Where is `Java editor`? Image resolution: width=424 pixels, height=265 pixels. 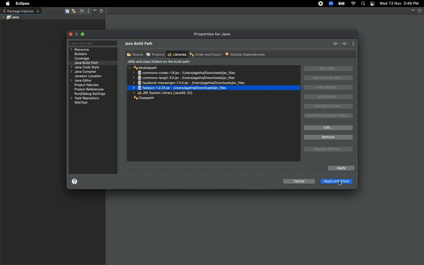 Java editor is located at coordinates (82, 81).